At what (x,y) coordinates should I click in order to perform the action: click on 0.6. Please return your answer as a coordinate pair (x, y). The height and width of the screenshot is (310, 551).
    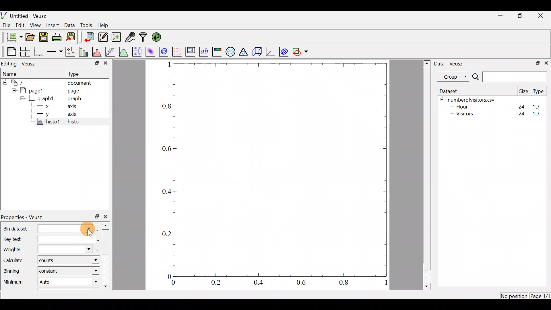
    Looking at the image, I should click on (302, 283).